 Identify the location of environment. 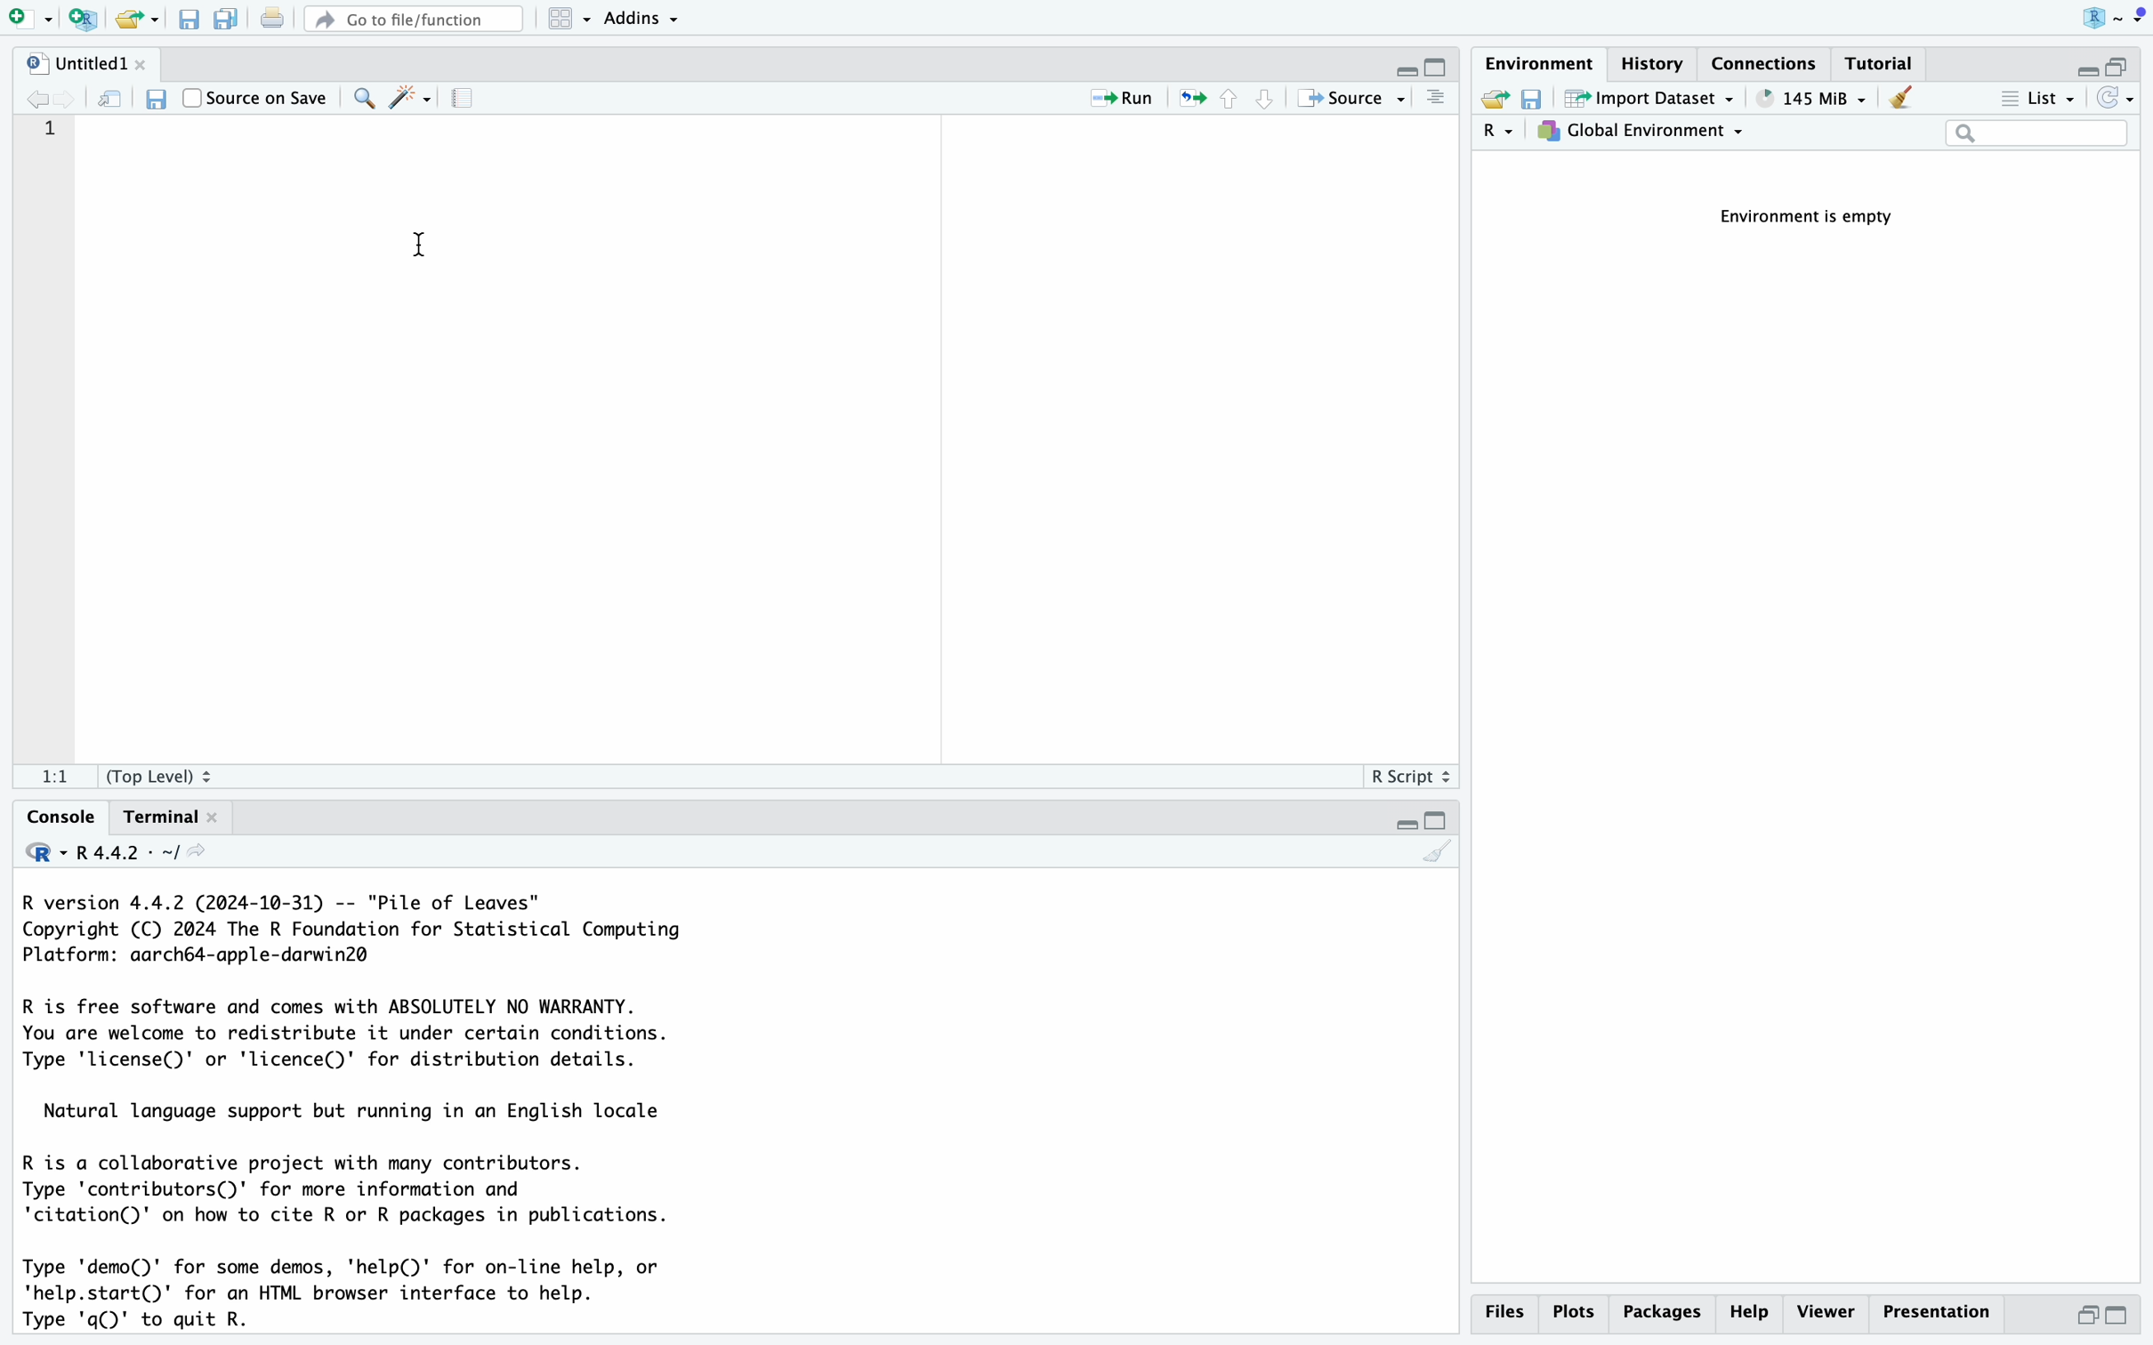
(1541, 60).